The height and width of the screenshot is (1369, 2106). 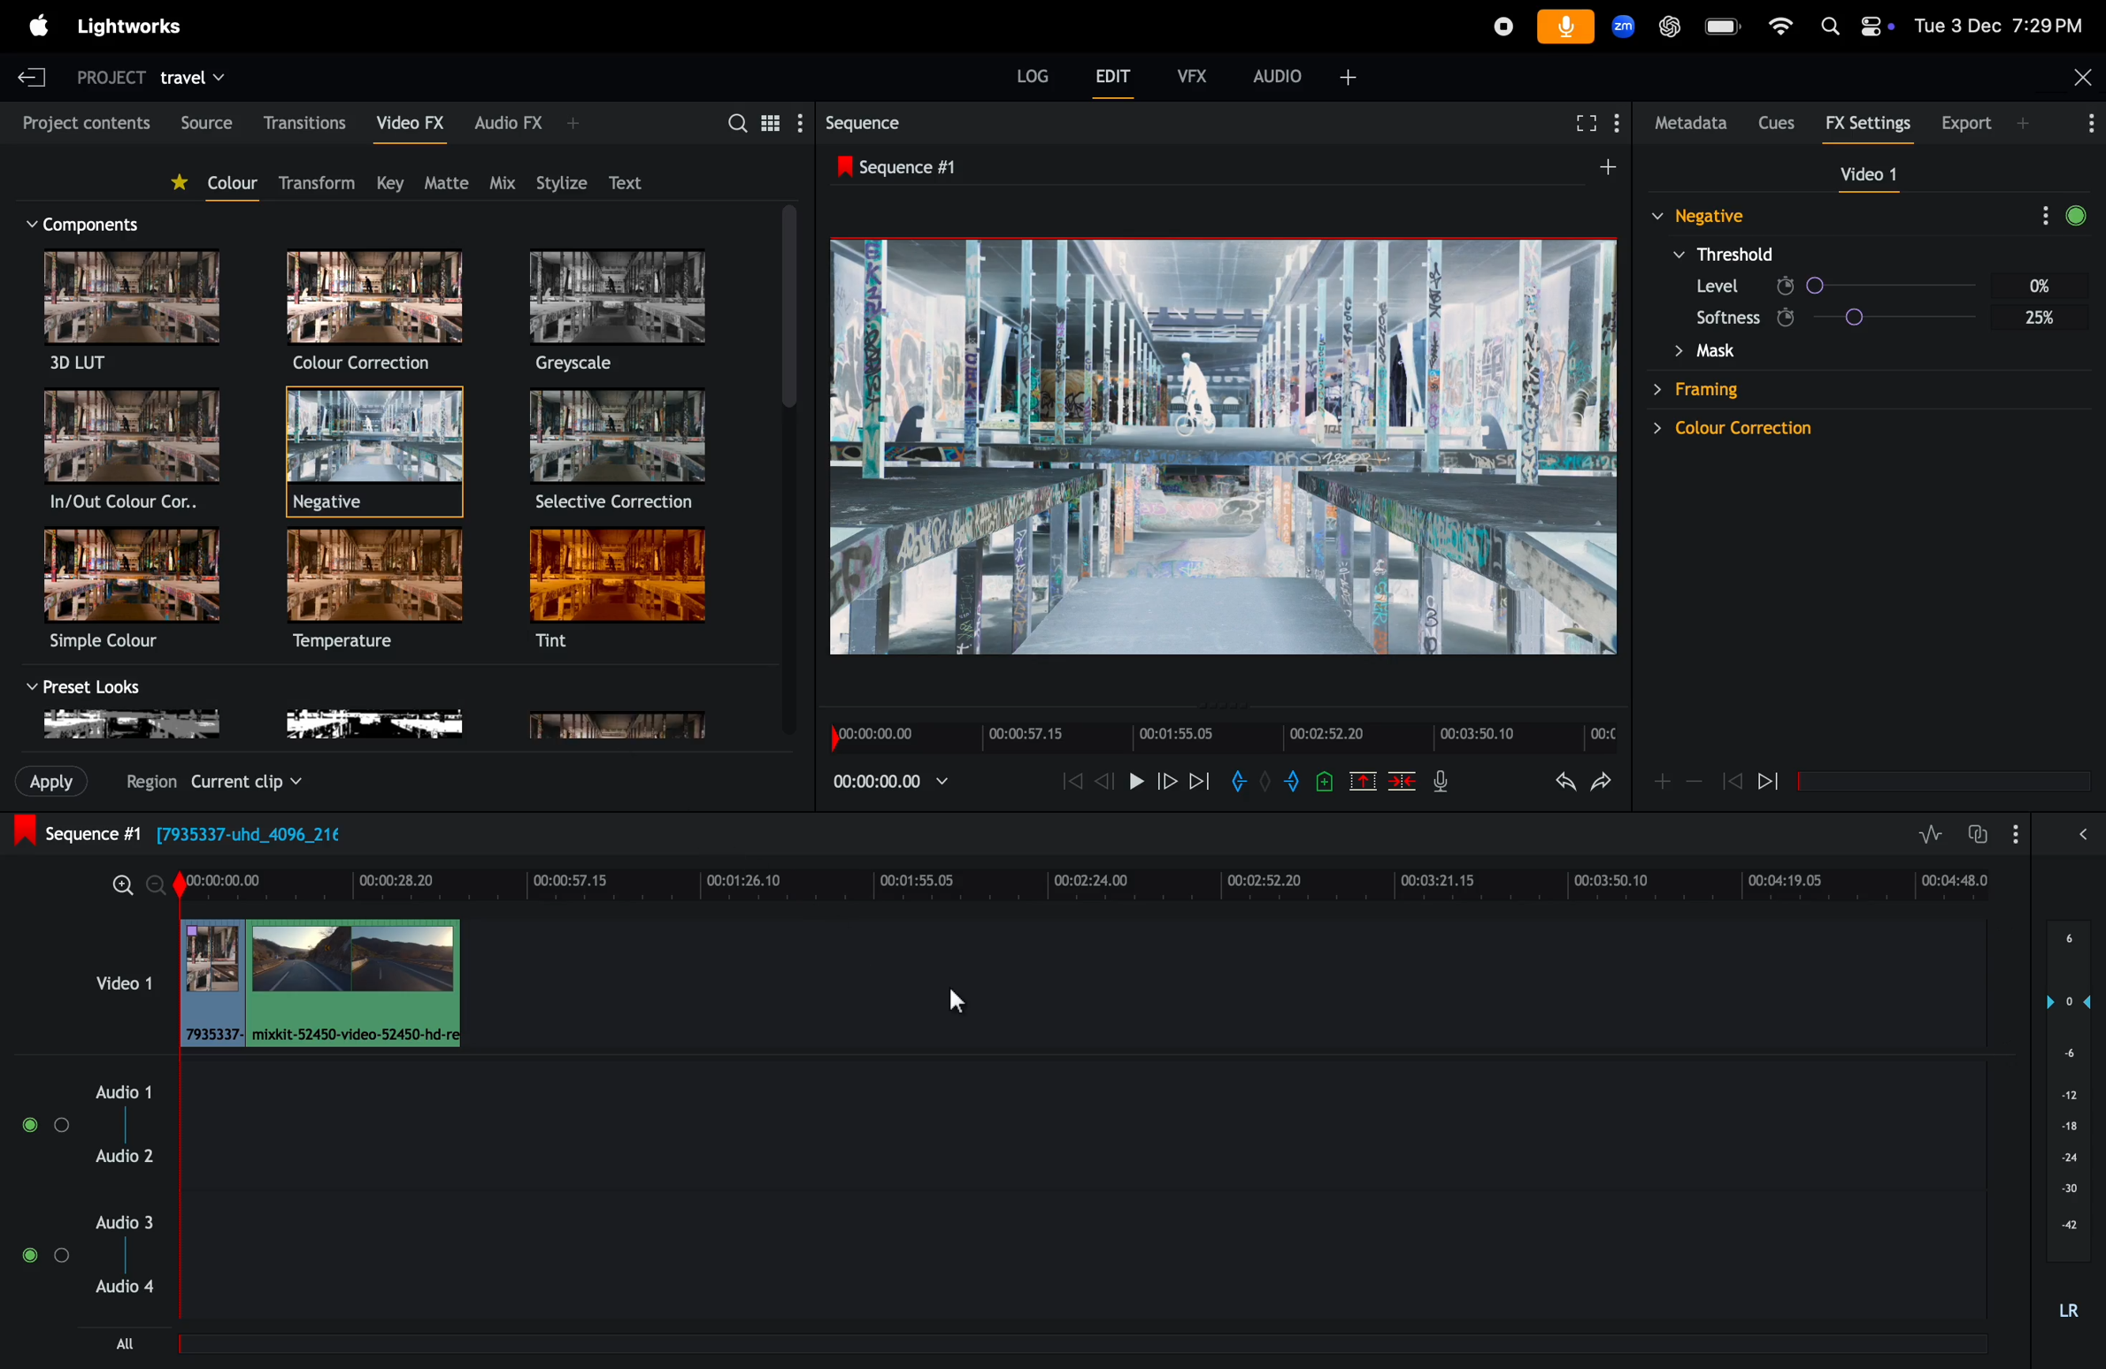 I want to click on , so click(x=1699, y=390).